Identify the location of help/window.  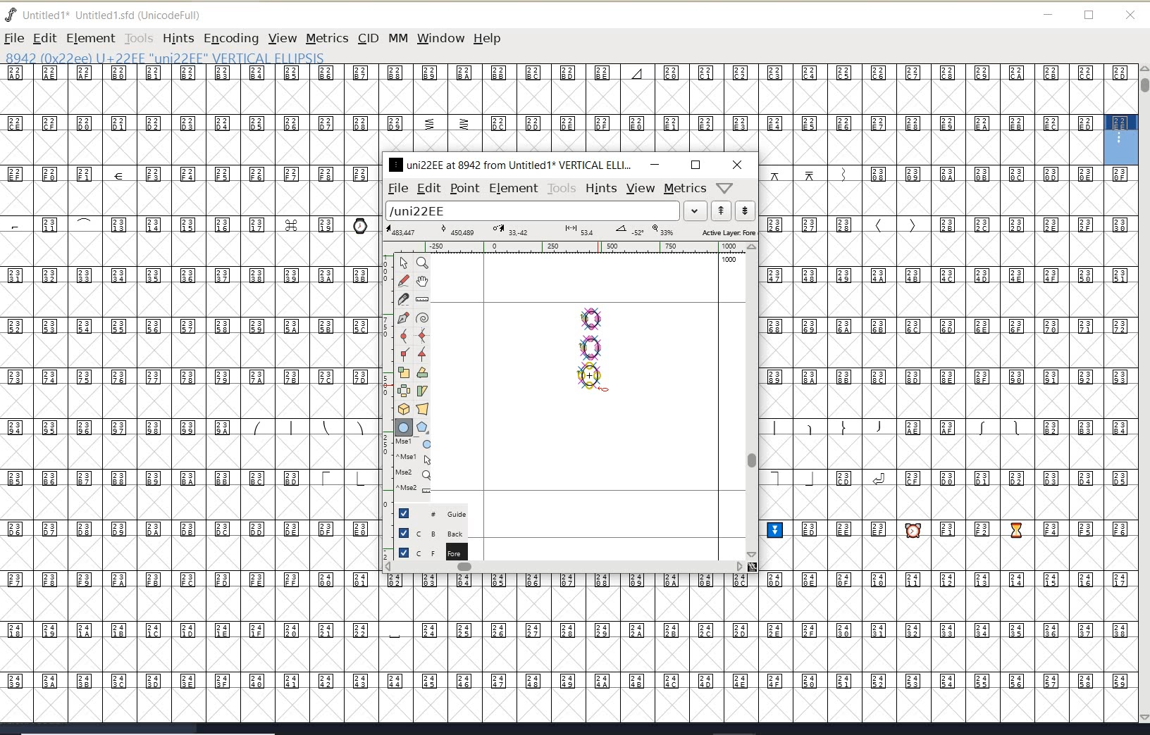
(725, 187).